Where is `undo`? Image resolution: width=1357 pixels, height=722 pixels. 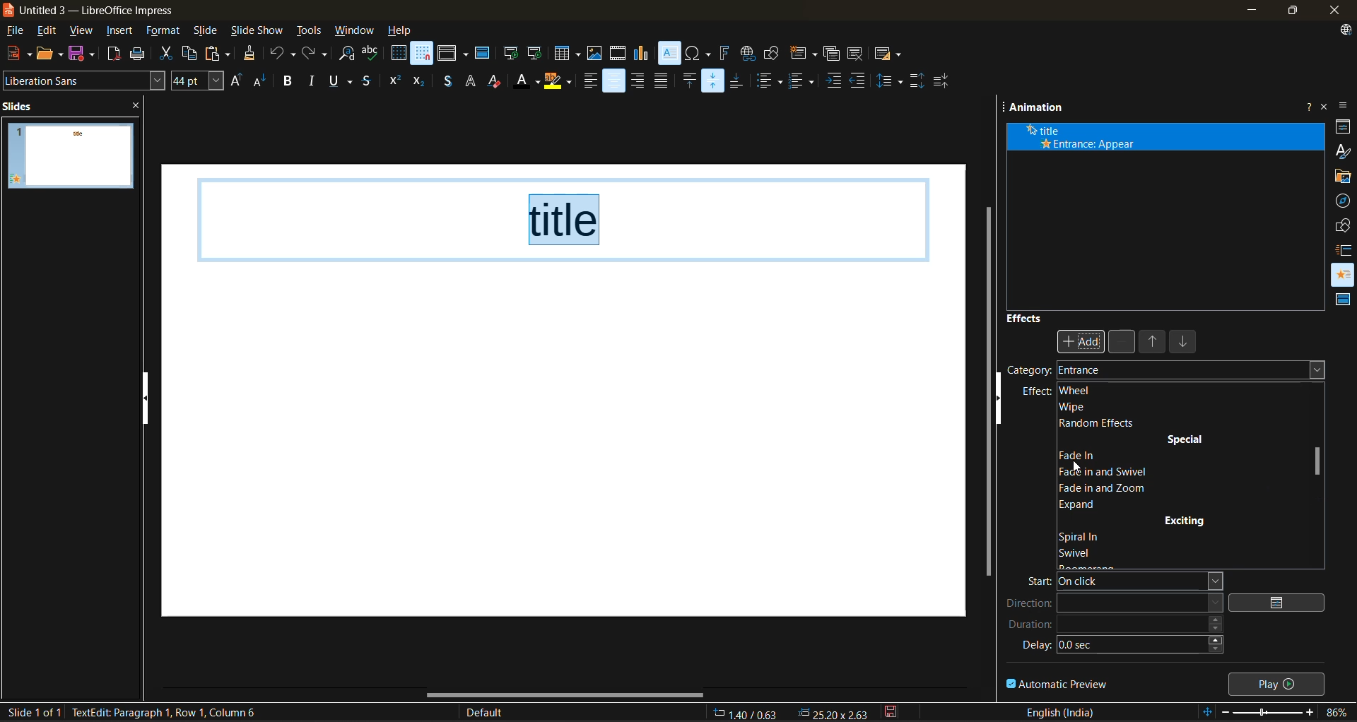
undo is located at coordinates (281, 54).